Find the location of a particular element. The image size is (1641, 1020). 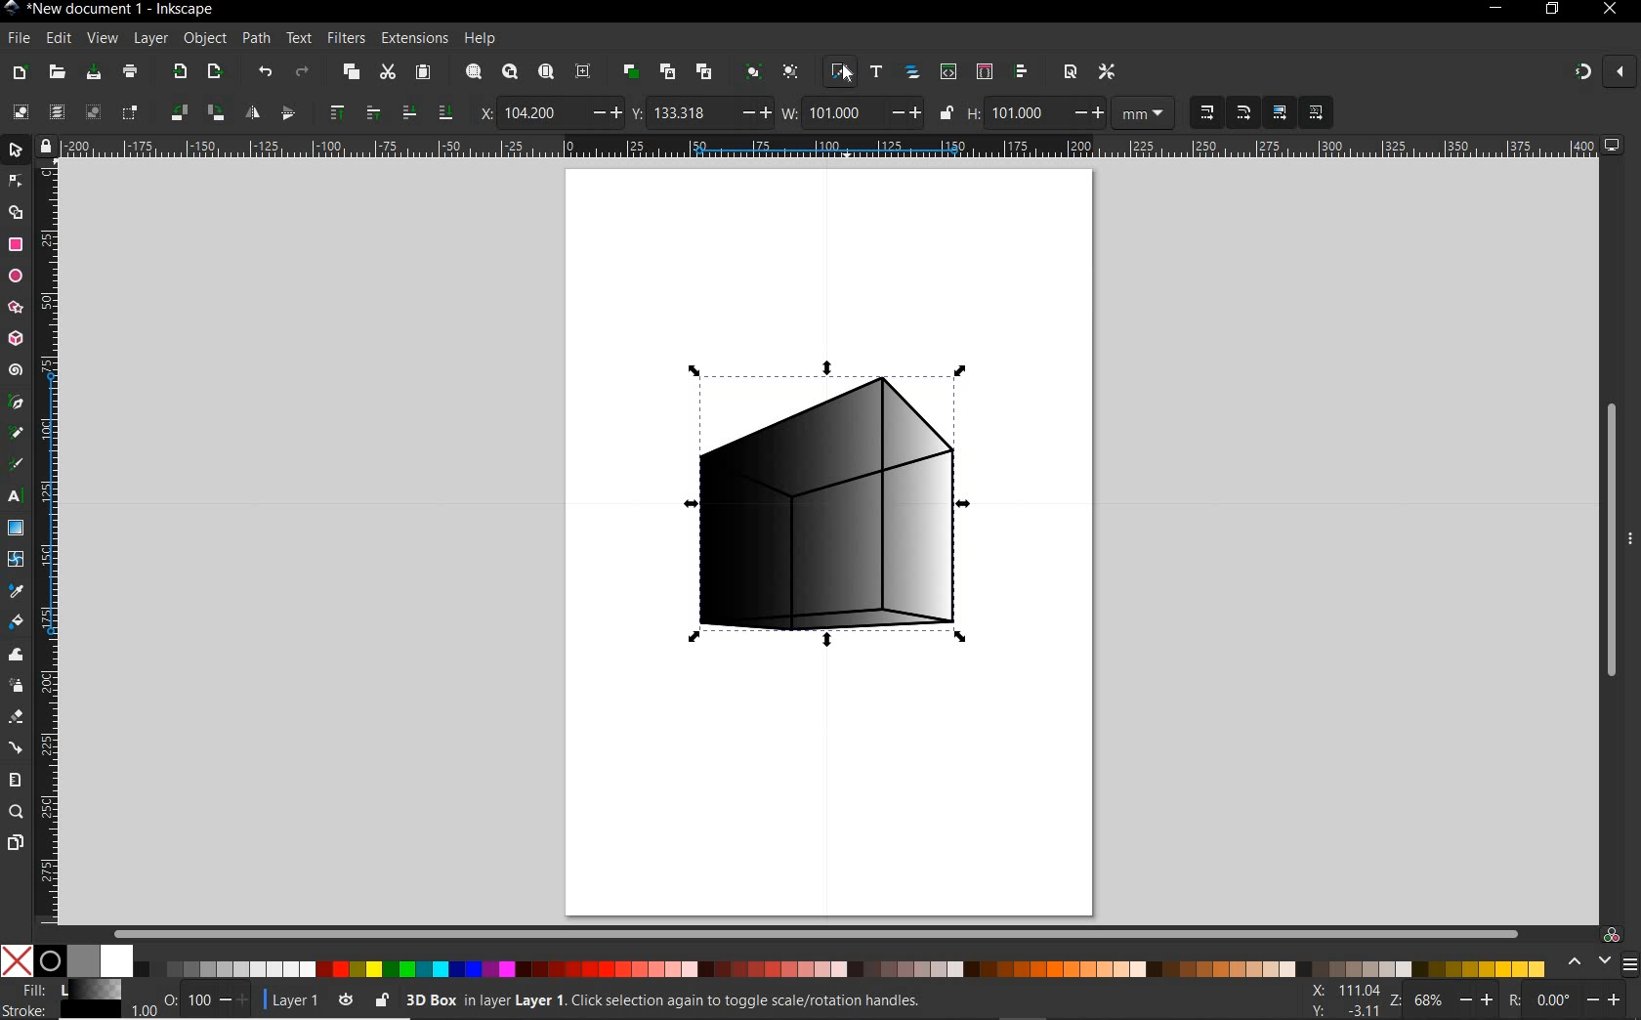

HORIZONTAL COORDINATE OF SELECTION is located at coordinates (482, 113).